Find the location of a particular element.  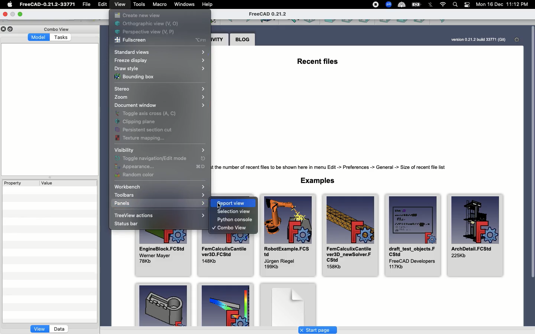

Close is located at coordinates (7, 14).